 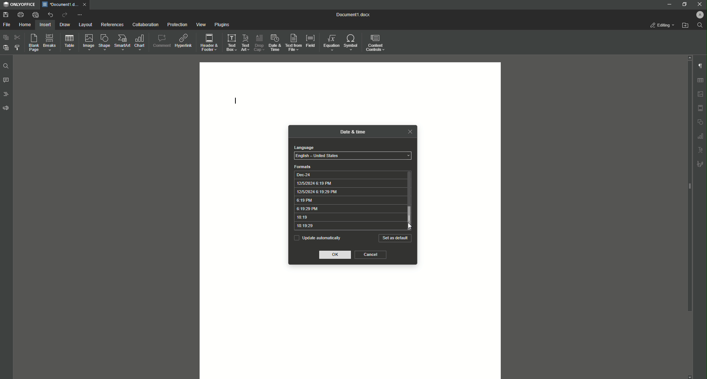 What do you see at coordinates (700, 65) in the screenshot?
I see `Paragraph Settings` at bounding box center [700, 65].